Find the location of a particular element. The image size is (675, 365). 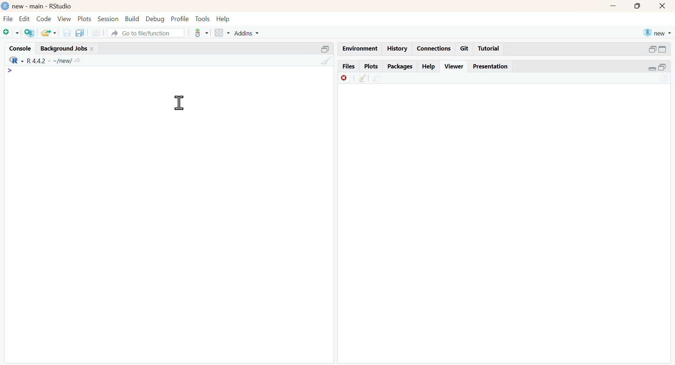

minimize/maximize is located at coordinates (658, 49).